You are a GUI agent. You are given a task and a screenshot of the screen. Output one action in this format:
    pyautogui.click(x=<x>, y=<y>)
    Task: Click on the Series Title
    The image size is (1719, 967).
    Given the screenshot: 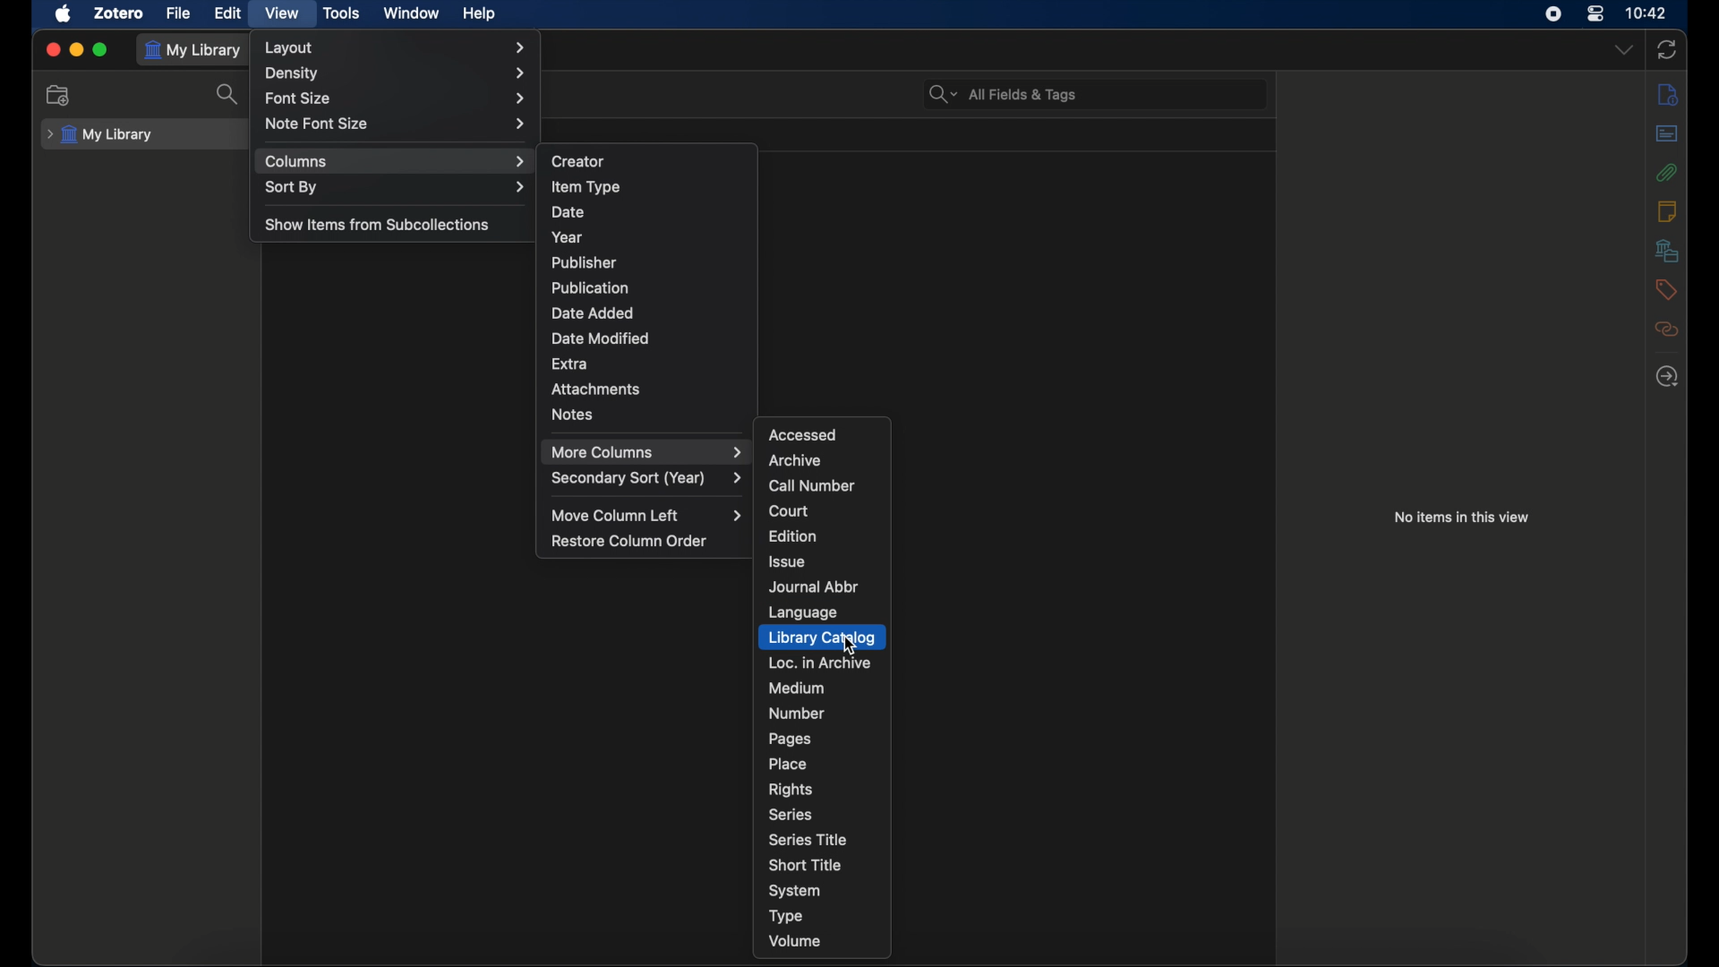 What is the action you would take?
    pyautogui.click(x=815, y=841)
    